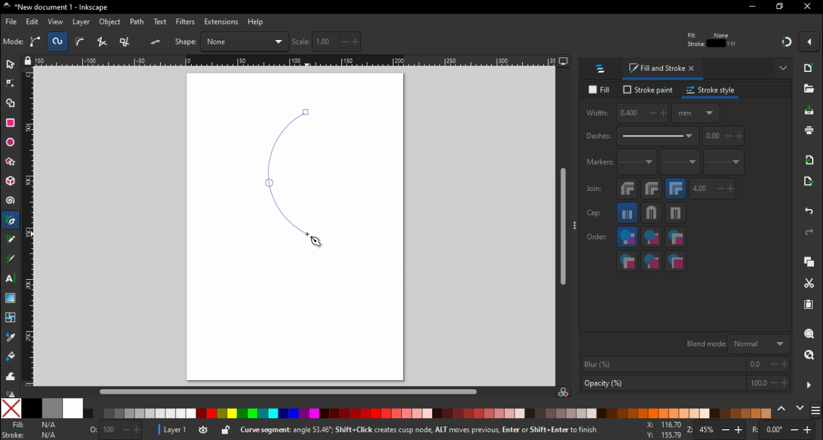 Image resolution: width=823 pixels, height=440 pixels. I want to click on none, so click(10, 408).